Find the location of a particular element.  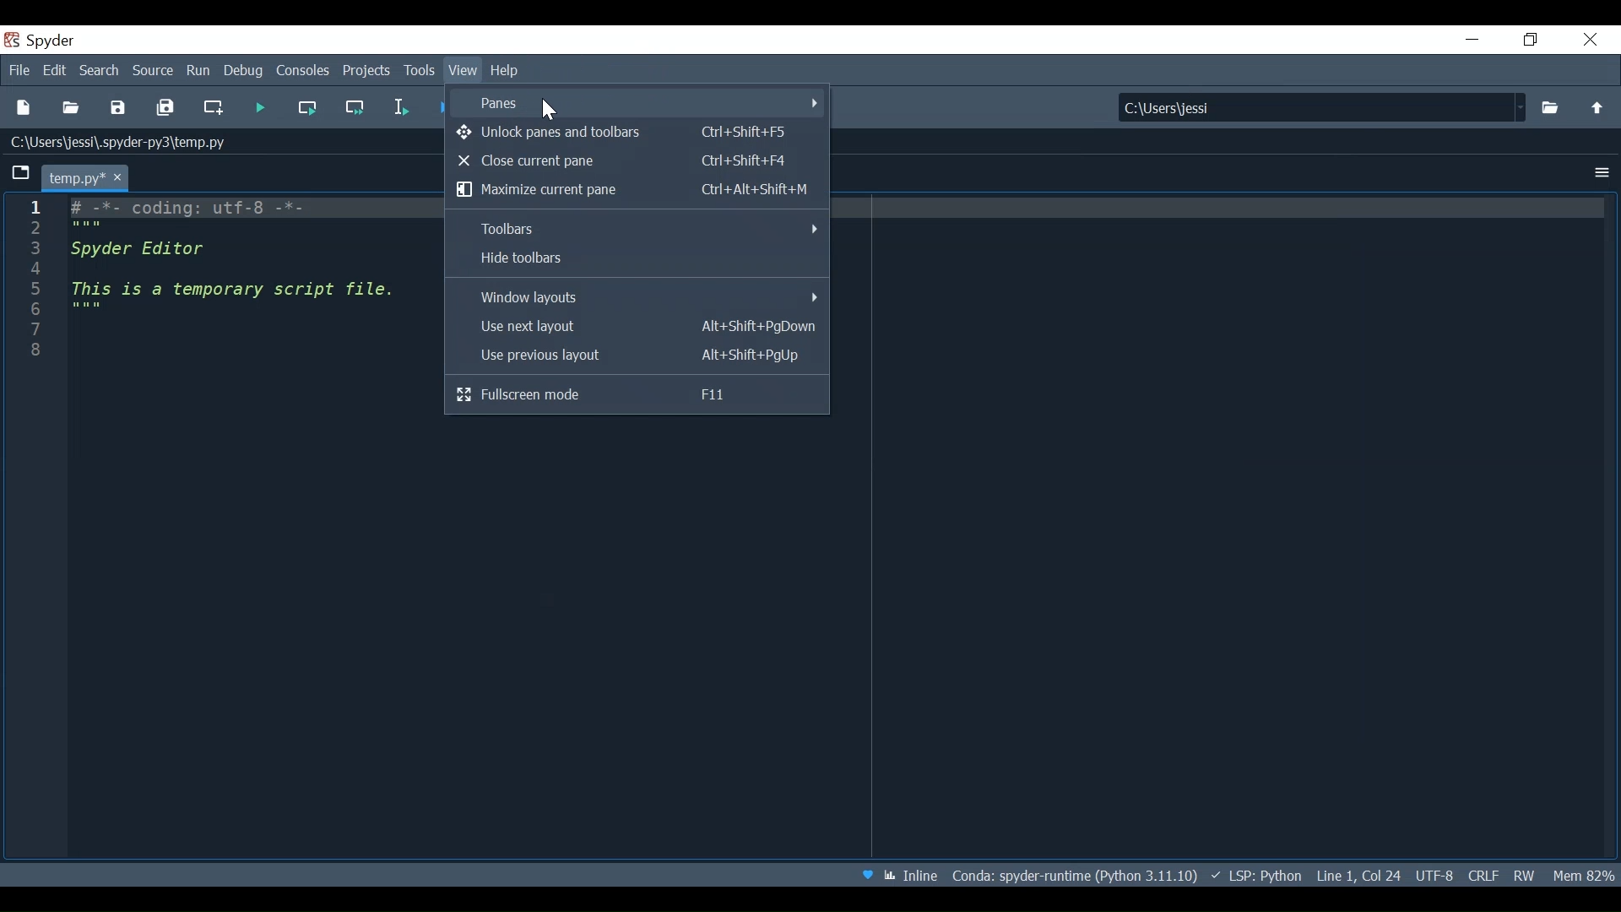

Language is located at coordinates (1255, 873).